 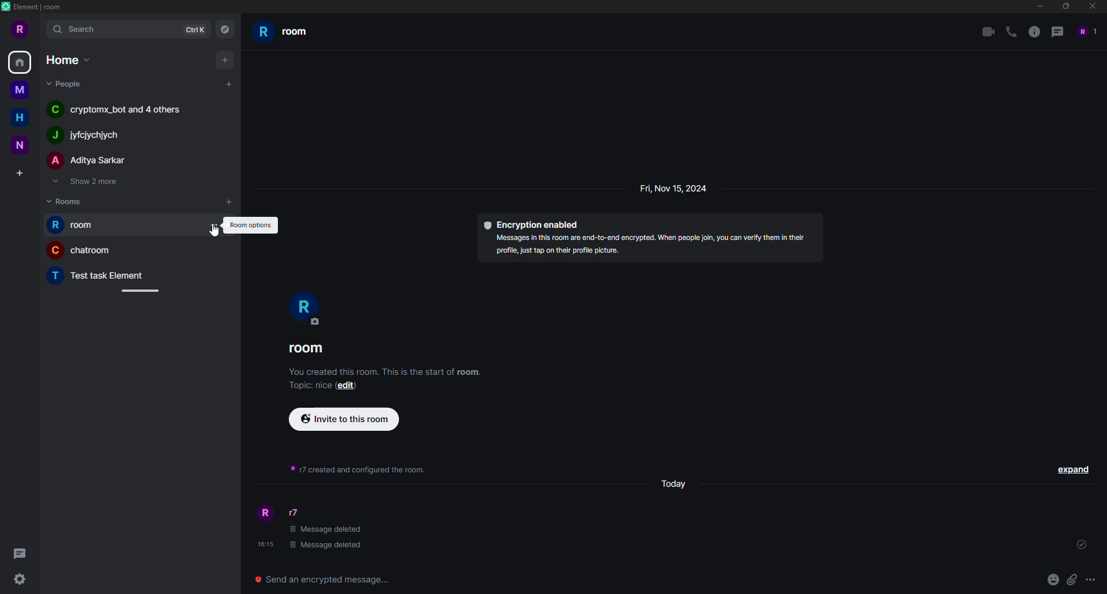 What do you see at coordinates (353, 469) in the screenshot?
I see `info` at bounding box center [353, 469].